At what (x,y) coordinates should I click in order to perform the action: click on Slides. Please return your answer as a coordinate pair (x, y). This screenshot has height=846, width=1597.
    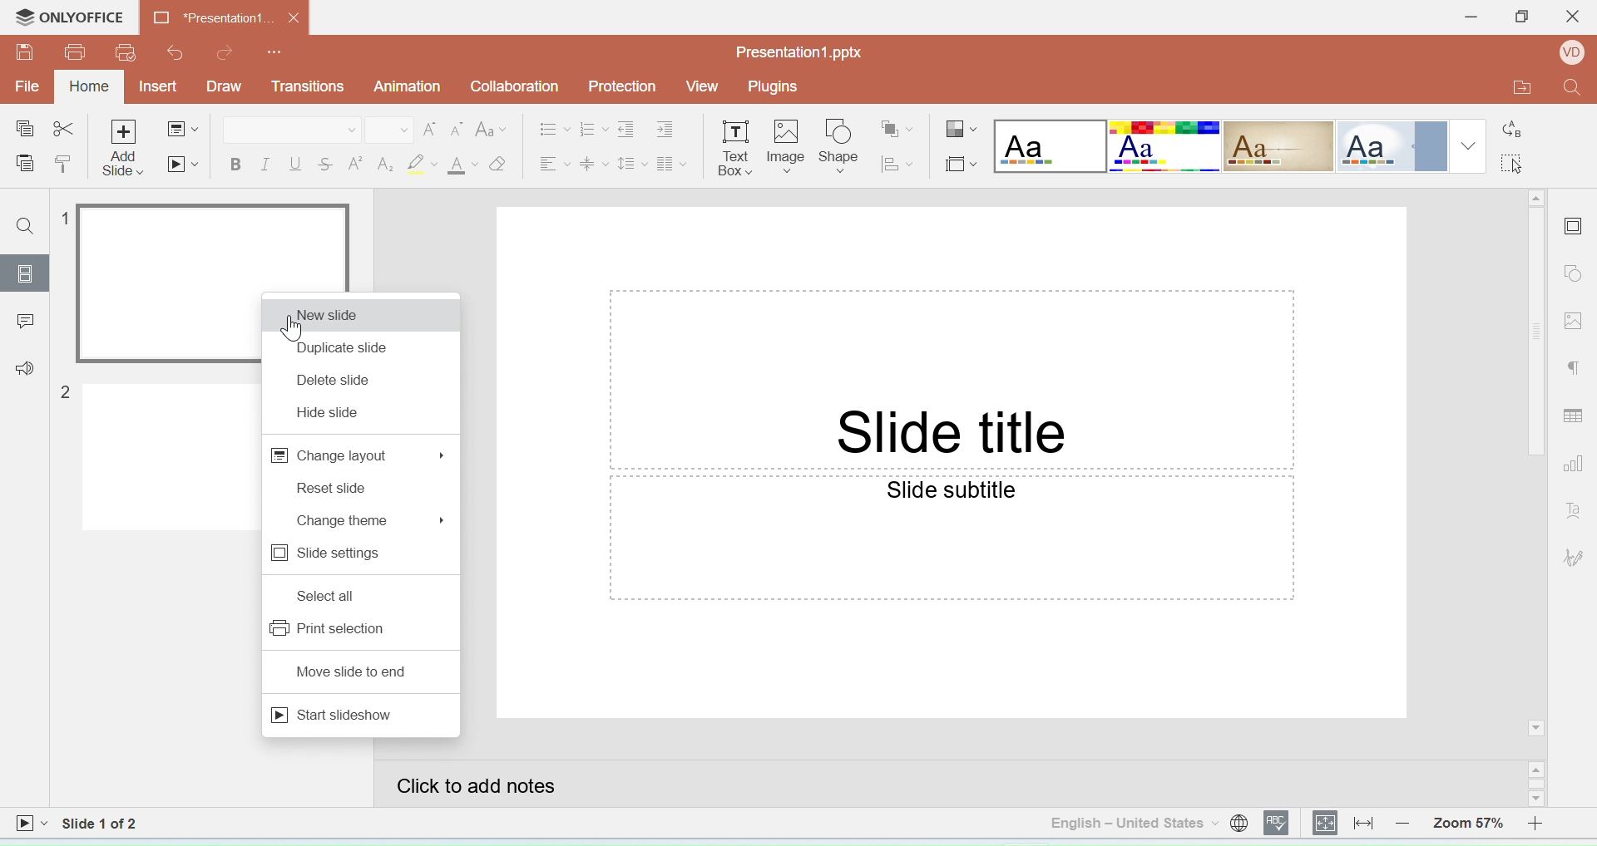
    Looking at the image, I should click on (24, 273).